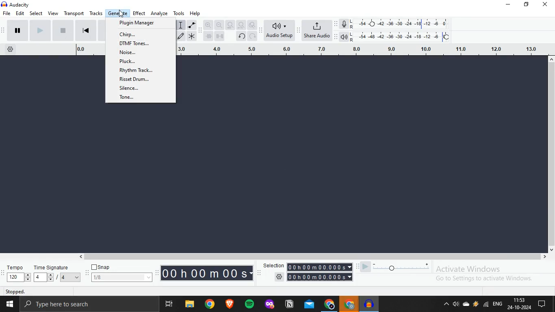 This screenshot has height=312, width=555. What do you see at coordinates (159, 13) in the screenshot?
I see `Analyze` at bounding box center [159, 13].